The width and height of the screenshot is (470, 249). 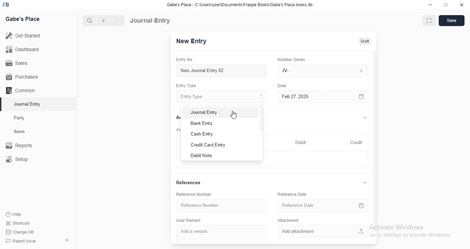 I want to click on FB, so click(x=7, y=4).